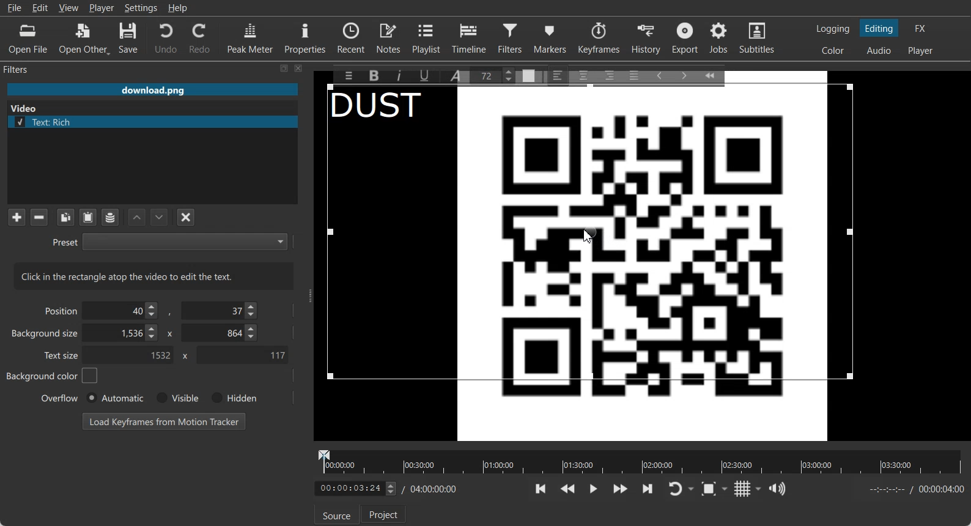 This screenshot has width=971, height=526. I want to click on Properties, so click(305, 37).